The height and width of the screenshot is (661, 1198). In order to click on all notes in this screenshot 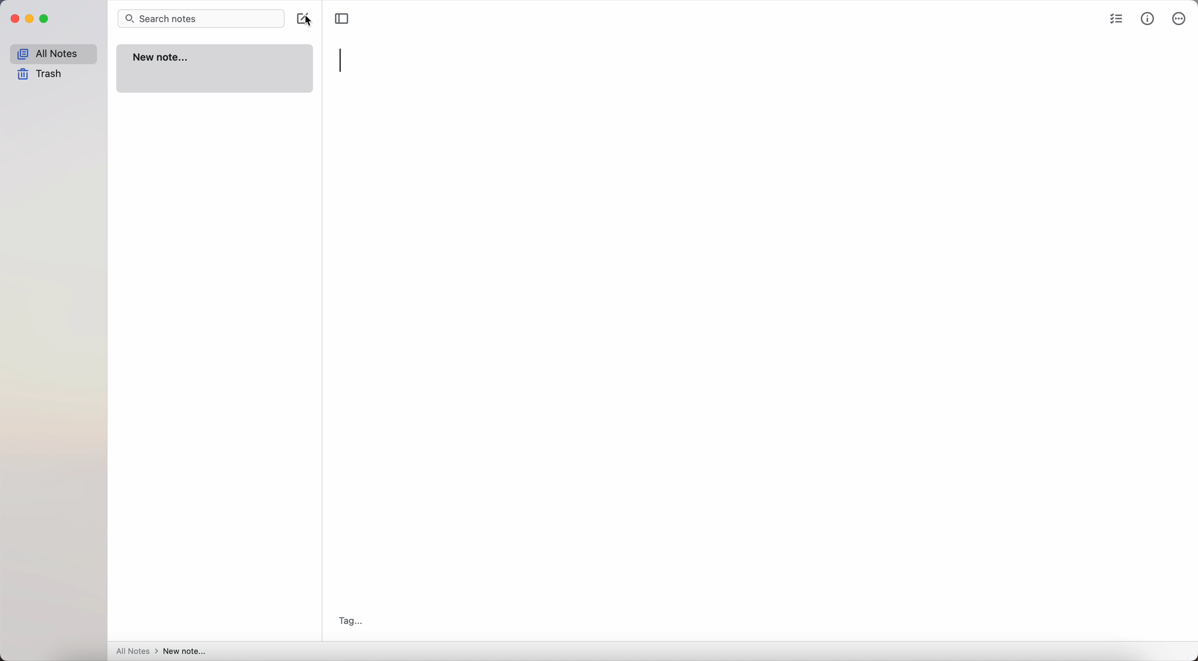, I will do `click(52, 53)`.